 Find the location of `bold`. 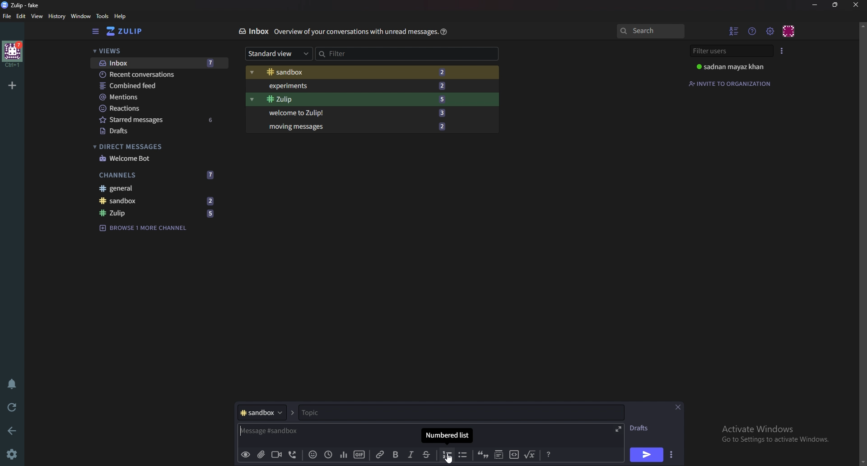

bold is located at coordinates (395, 455).